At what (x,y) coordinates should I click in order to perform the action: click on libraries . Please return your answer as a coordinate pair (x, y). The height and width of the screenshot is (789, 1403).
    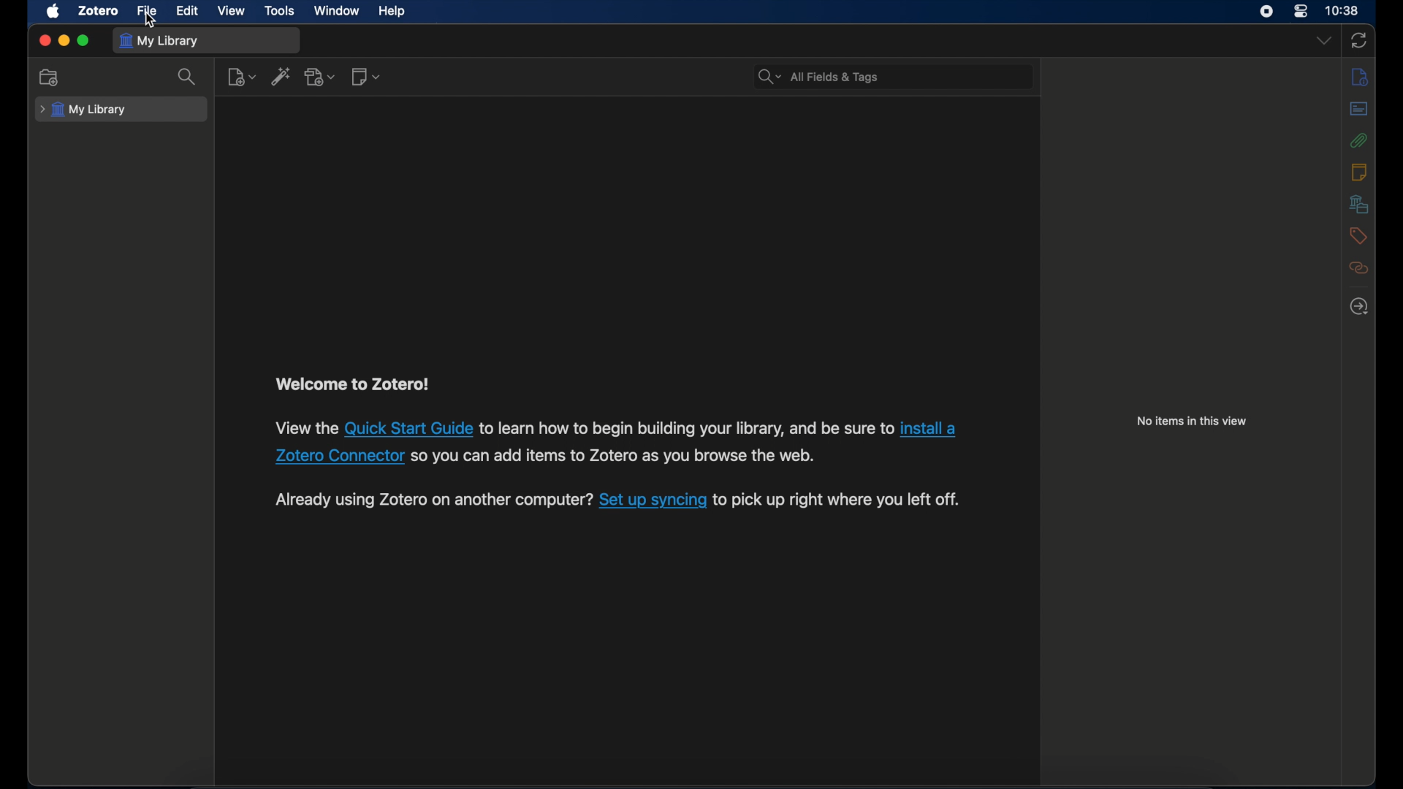
    Looking at the image, I should click on (1359, 204).